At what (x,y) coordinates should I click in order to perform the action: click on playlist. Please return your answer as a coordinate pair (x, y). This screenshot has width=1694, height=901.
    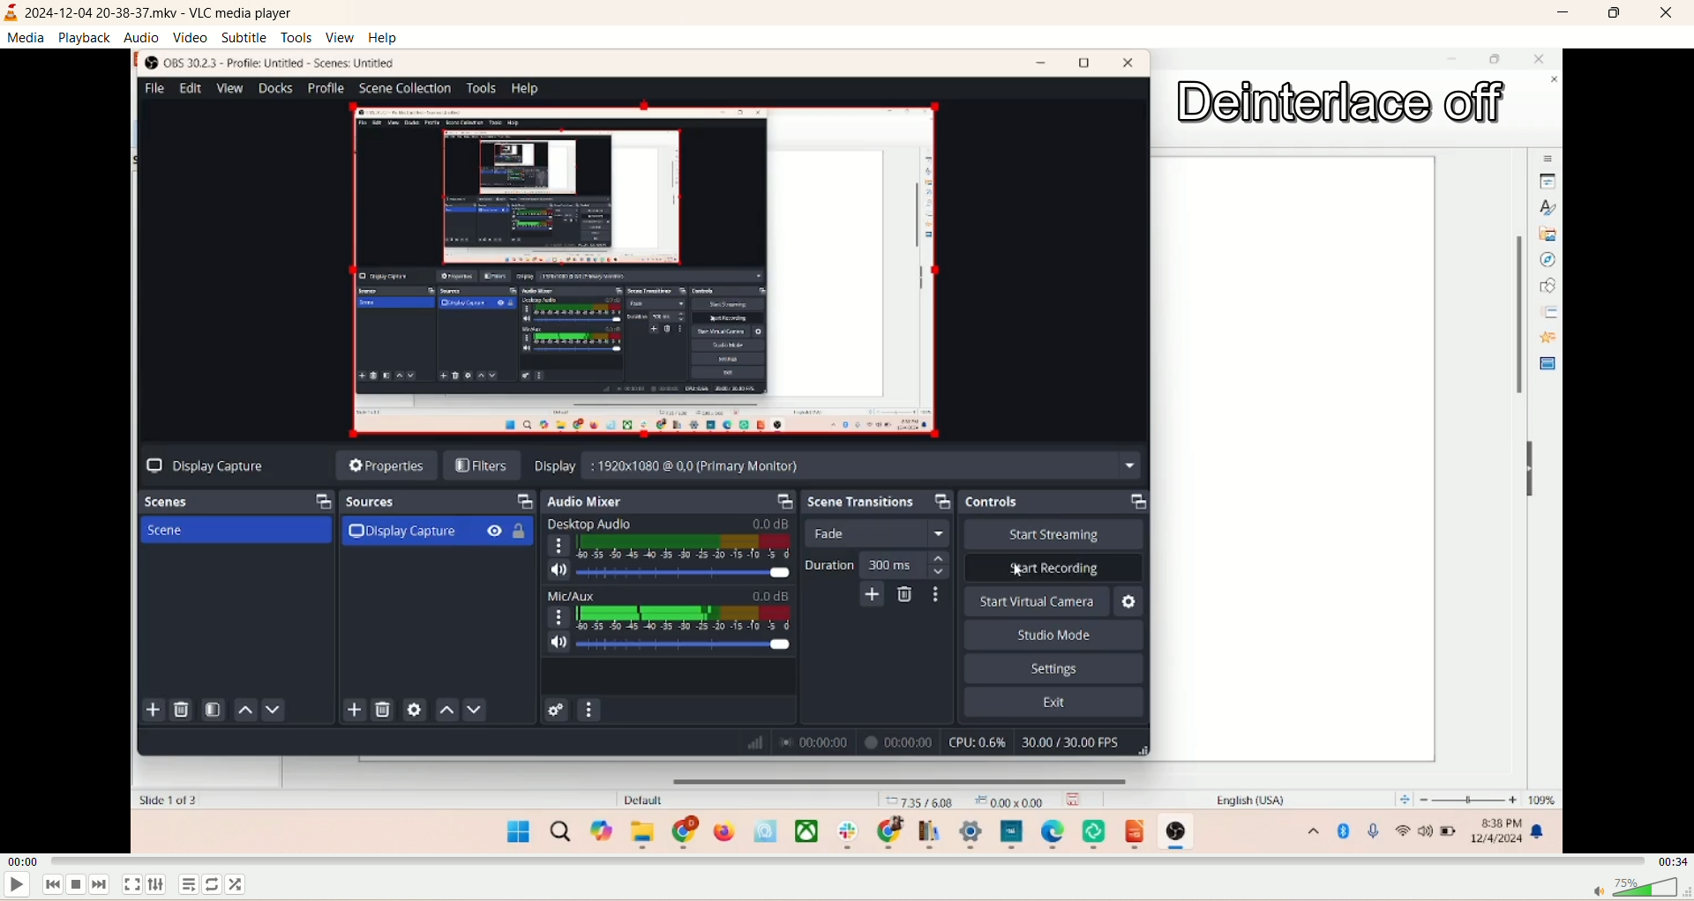
    Looking at the image, I should click on (187, 883).